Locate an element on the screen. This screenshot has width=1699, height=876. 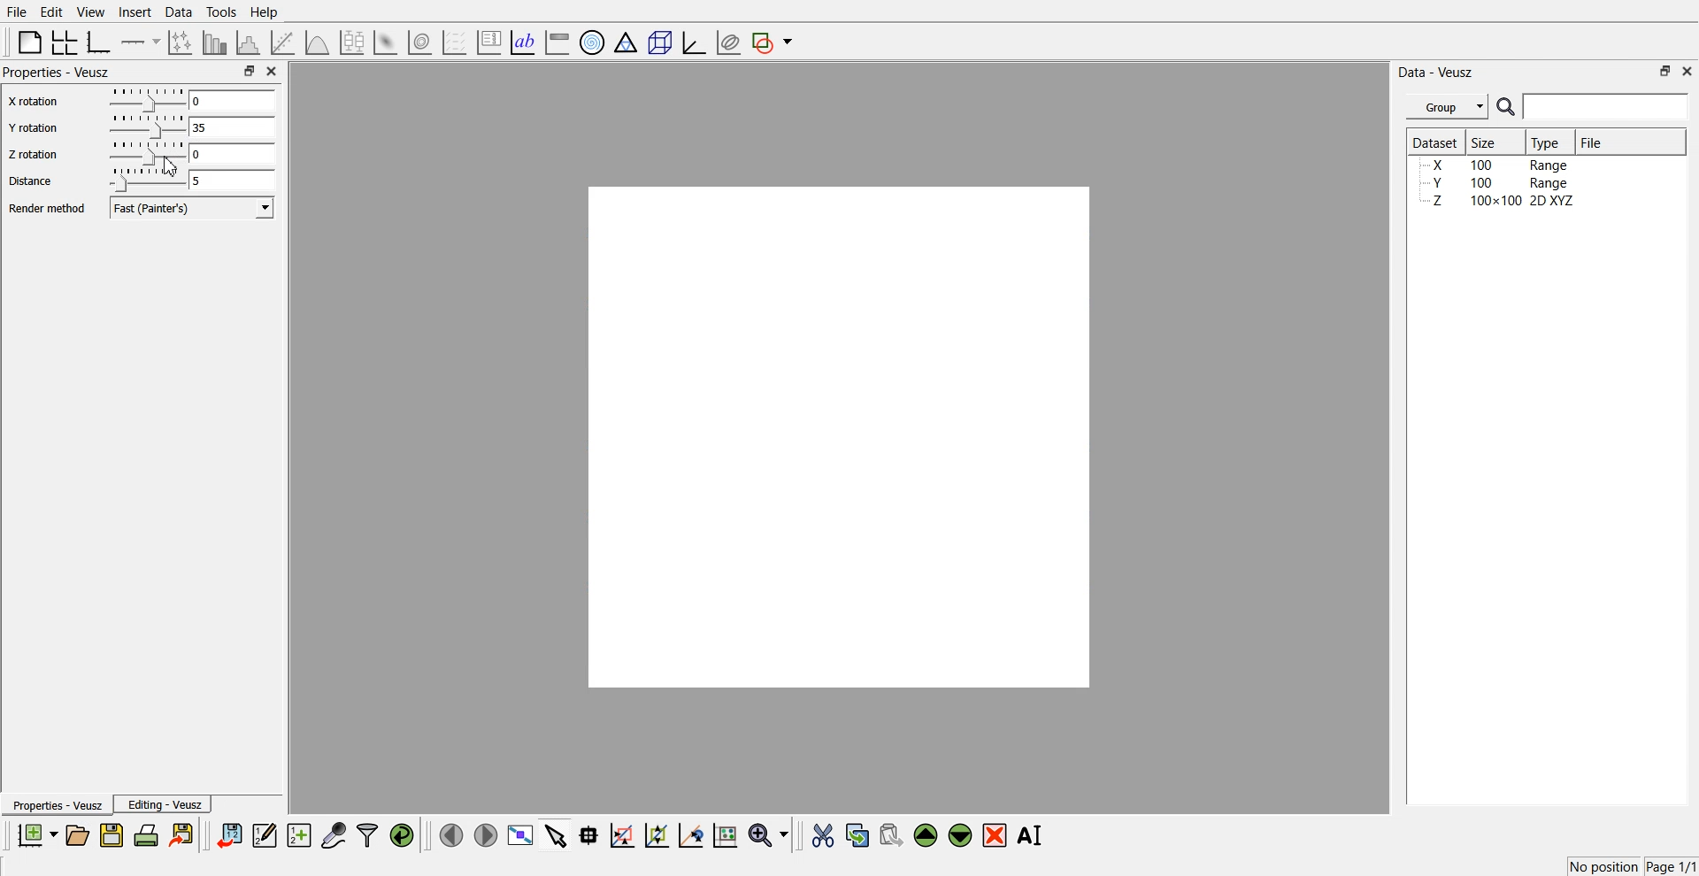
Plot points with lines is located at coordinates (181, 42).